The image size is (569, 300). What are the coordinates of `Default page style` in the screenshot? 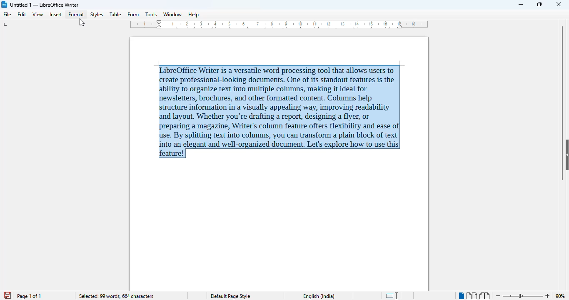 It's located at (232, 296).